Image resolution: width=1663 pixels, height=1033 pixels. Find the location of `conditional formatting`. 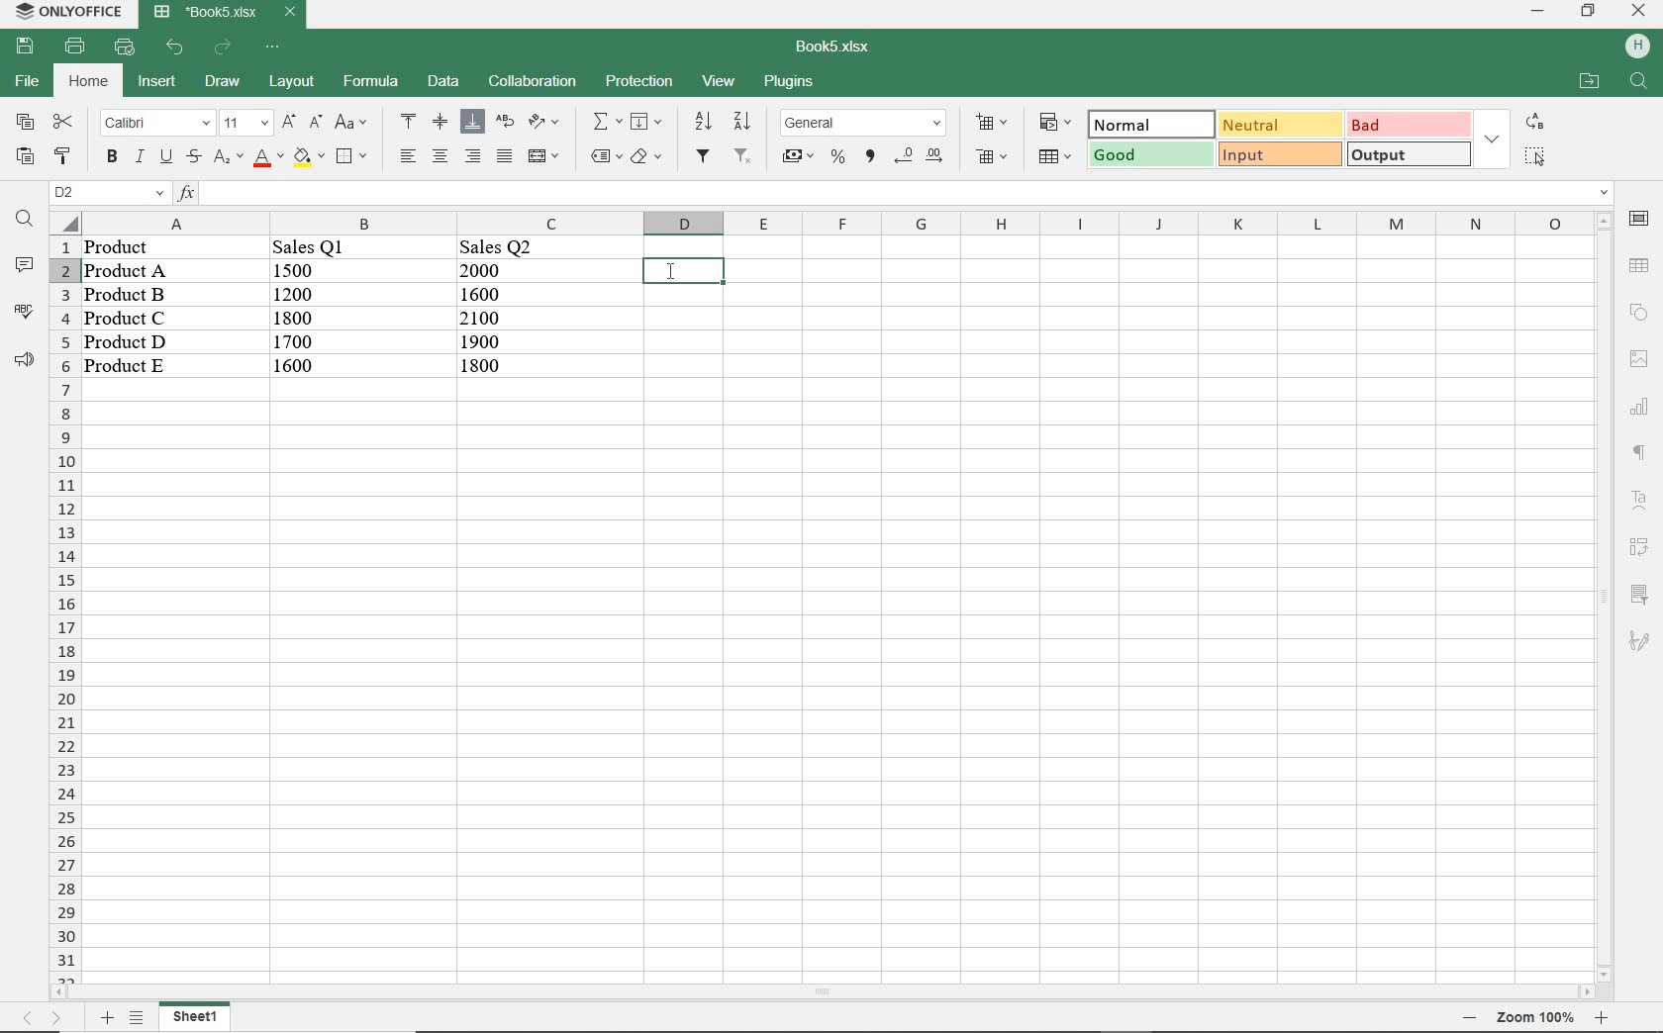

conditional formatting is located at coordinates (1056, 124).